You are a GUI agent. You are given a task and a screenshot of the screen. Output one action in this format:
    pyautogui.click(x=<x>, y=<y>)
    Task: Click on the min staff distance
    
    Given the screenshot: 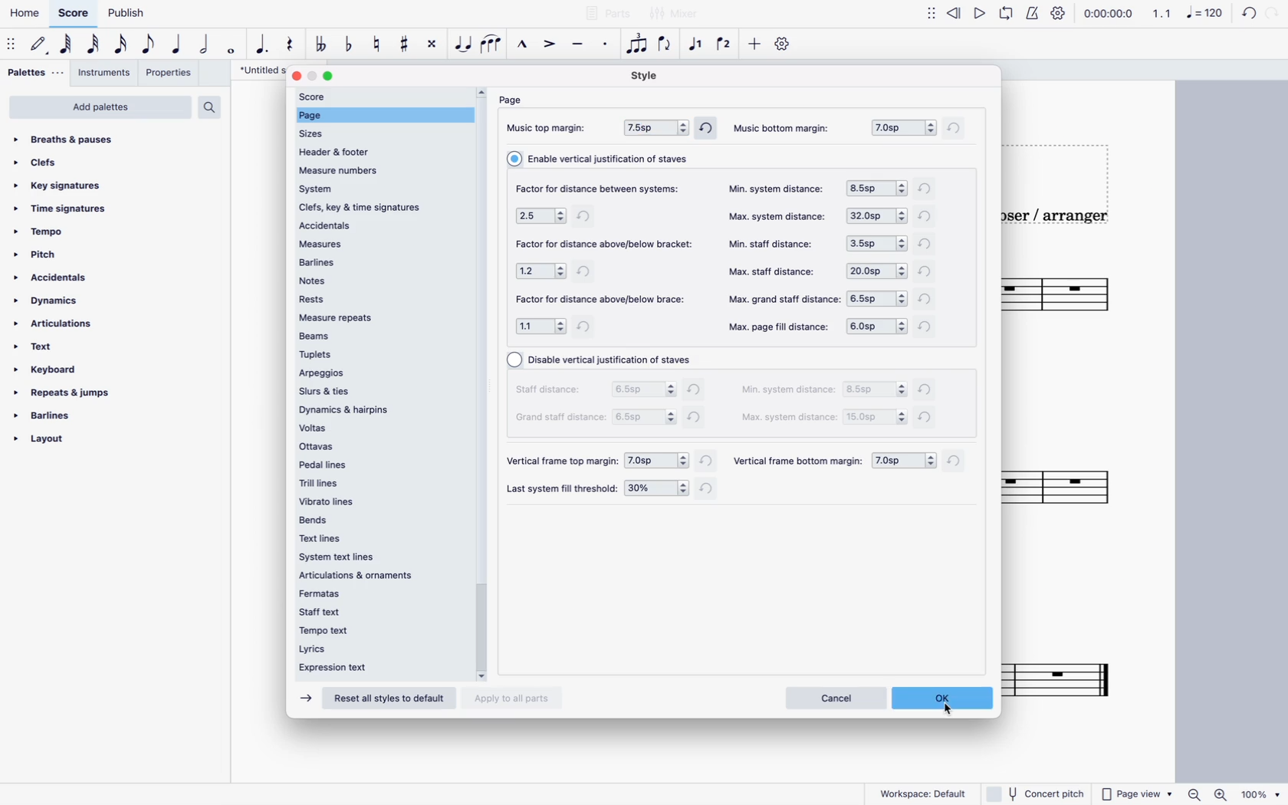 What is the action you would take?
    pyautogui.click(x=776, y=242)
    